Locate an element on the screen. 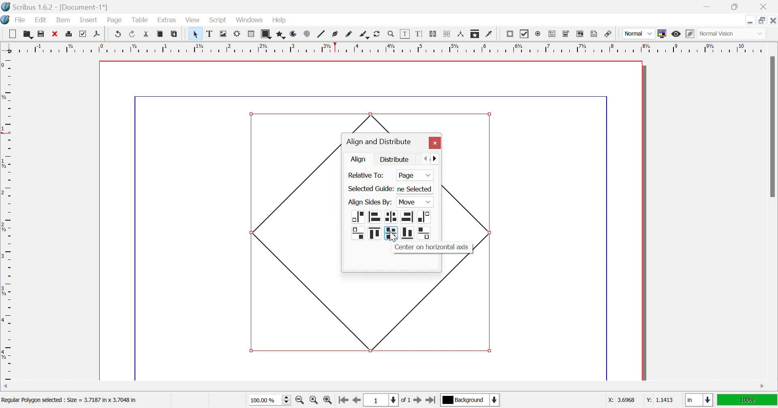 This screenshot has width=778, height=408. Ruler is located at coordinates (7, 219).